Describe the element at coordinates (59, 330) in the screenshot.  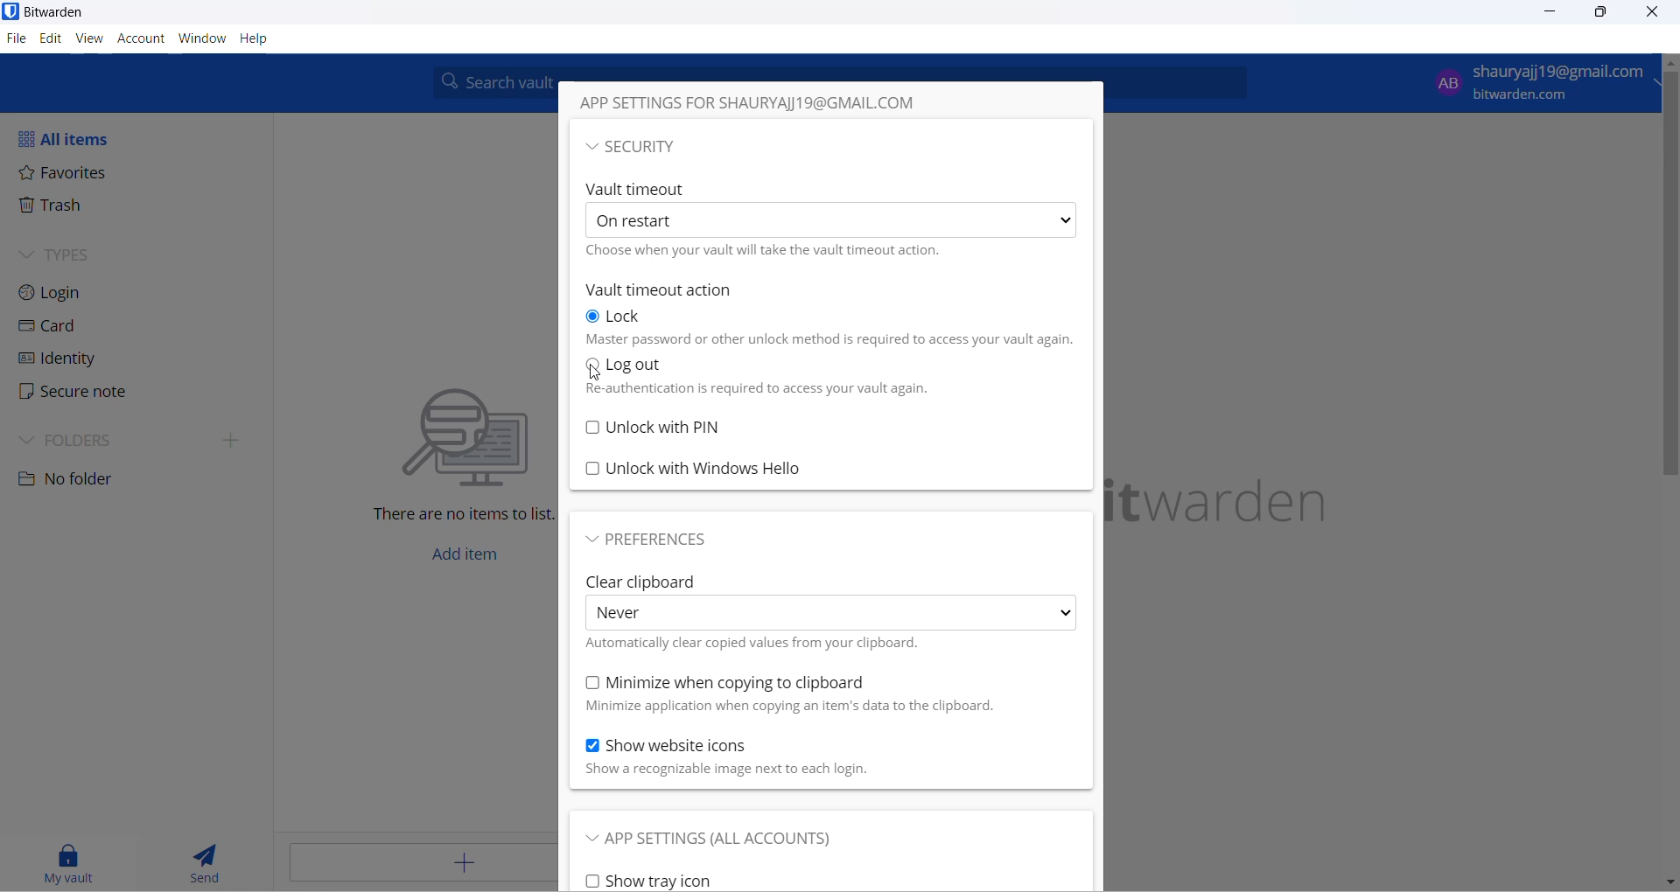
I see `Card` at that location.